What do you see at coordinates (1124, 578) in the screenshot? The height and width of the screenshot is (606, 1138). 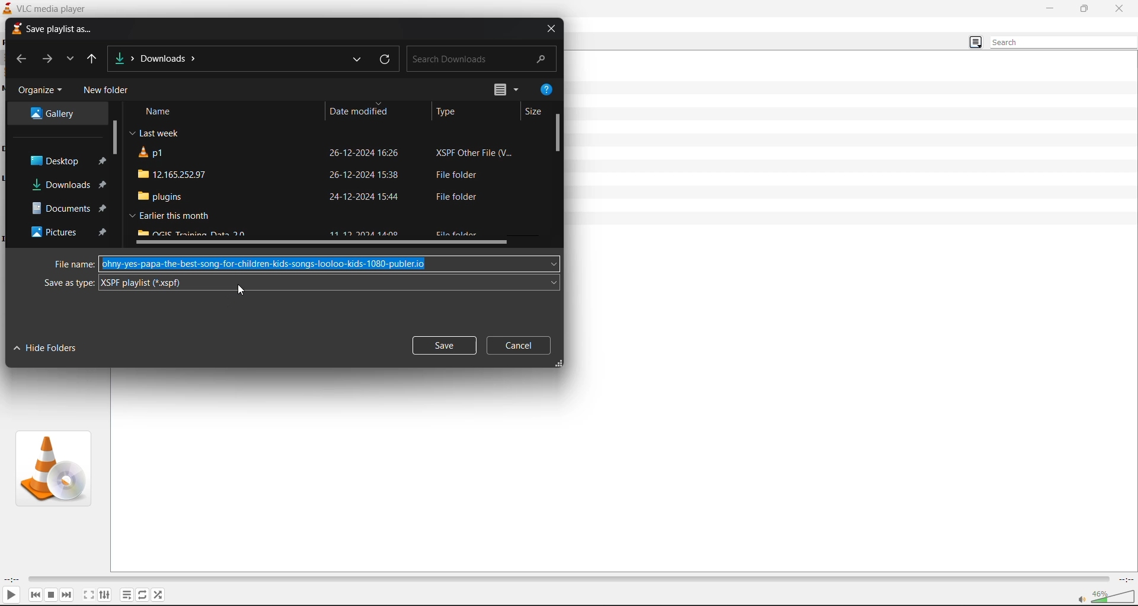 I see `total track time` at bounding box center [1124, 578].